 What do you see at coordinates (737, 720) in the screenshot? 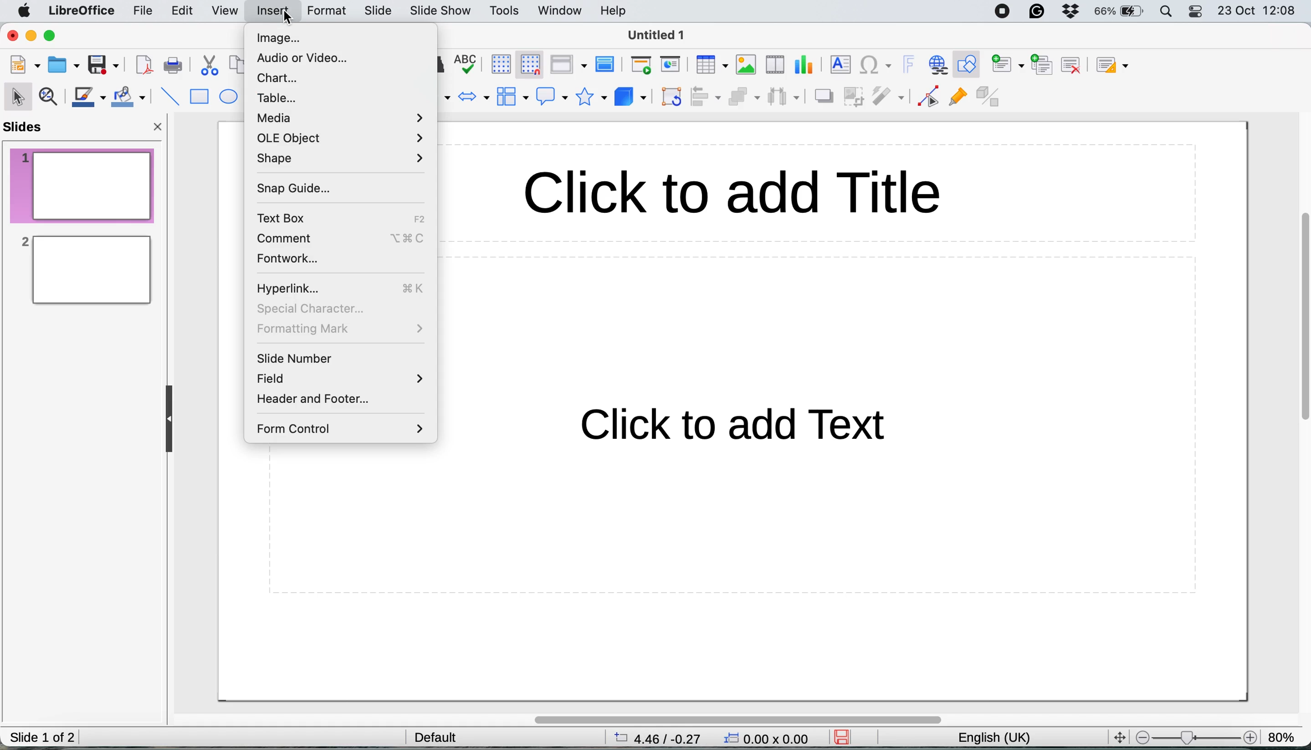
I see `horizontal scroll bar` at bounding box center [737, 720].